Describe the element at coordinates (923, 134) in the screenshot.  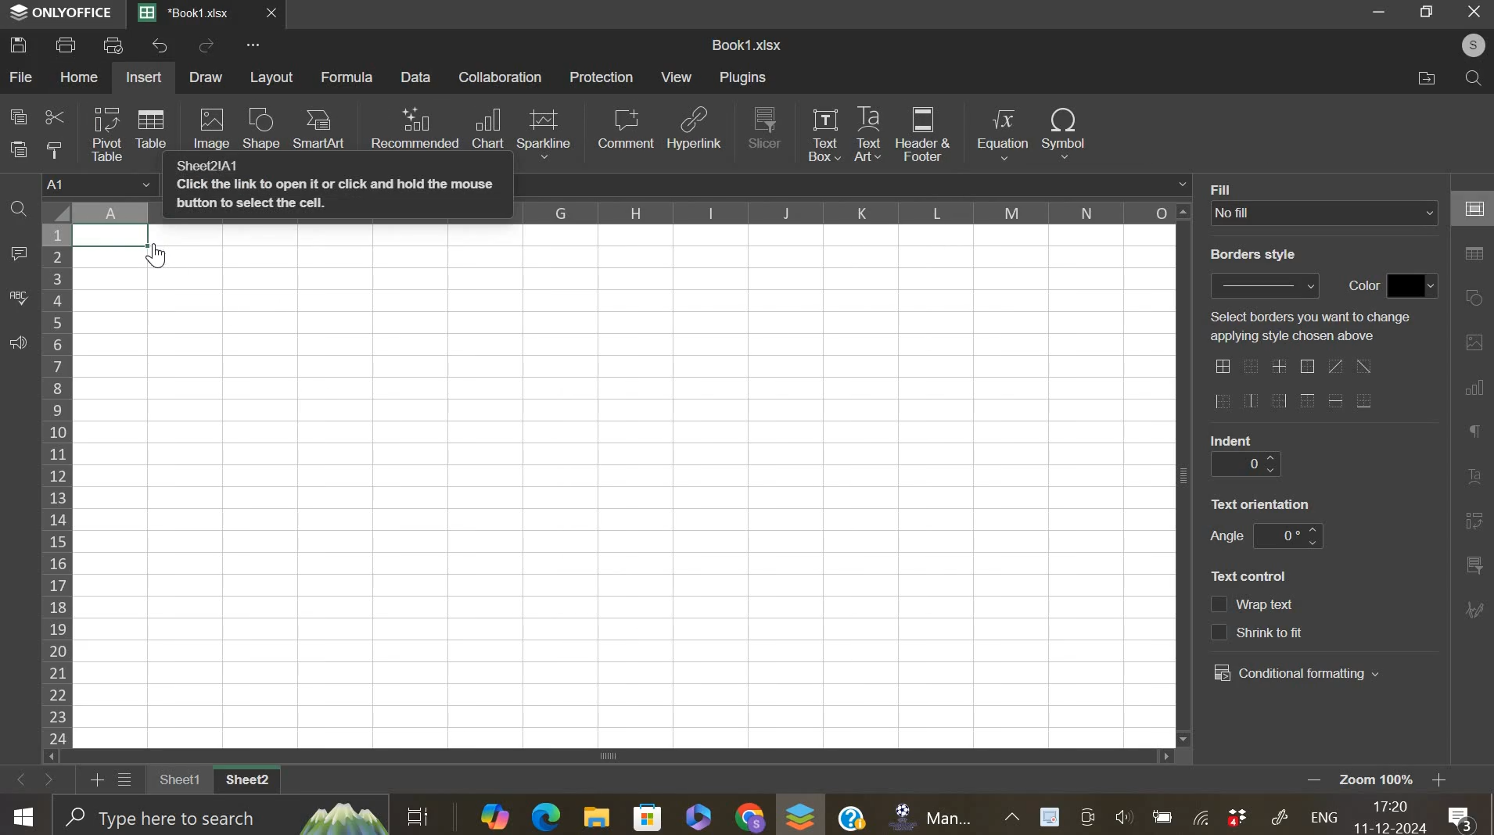
I see `header & footer` at that location.